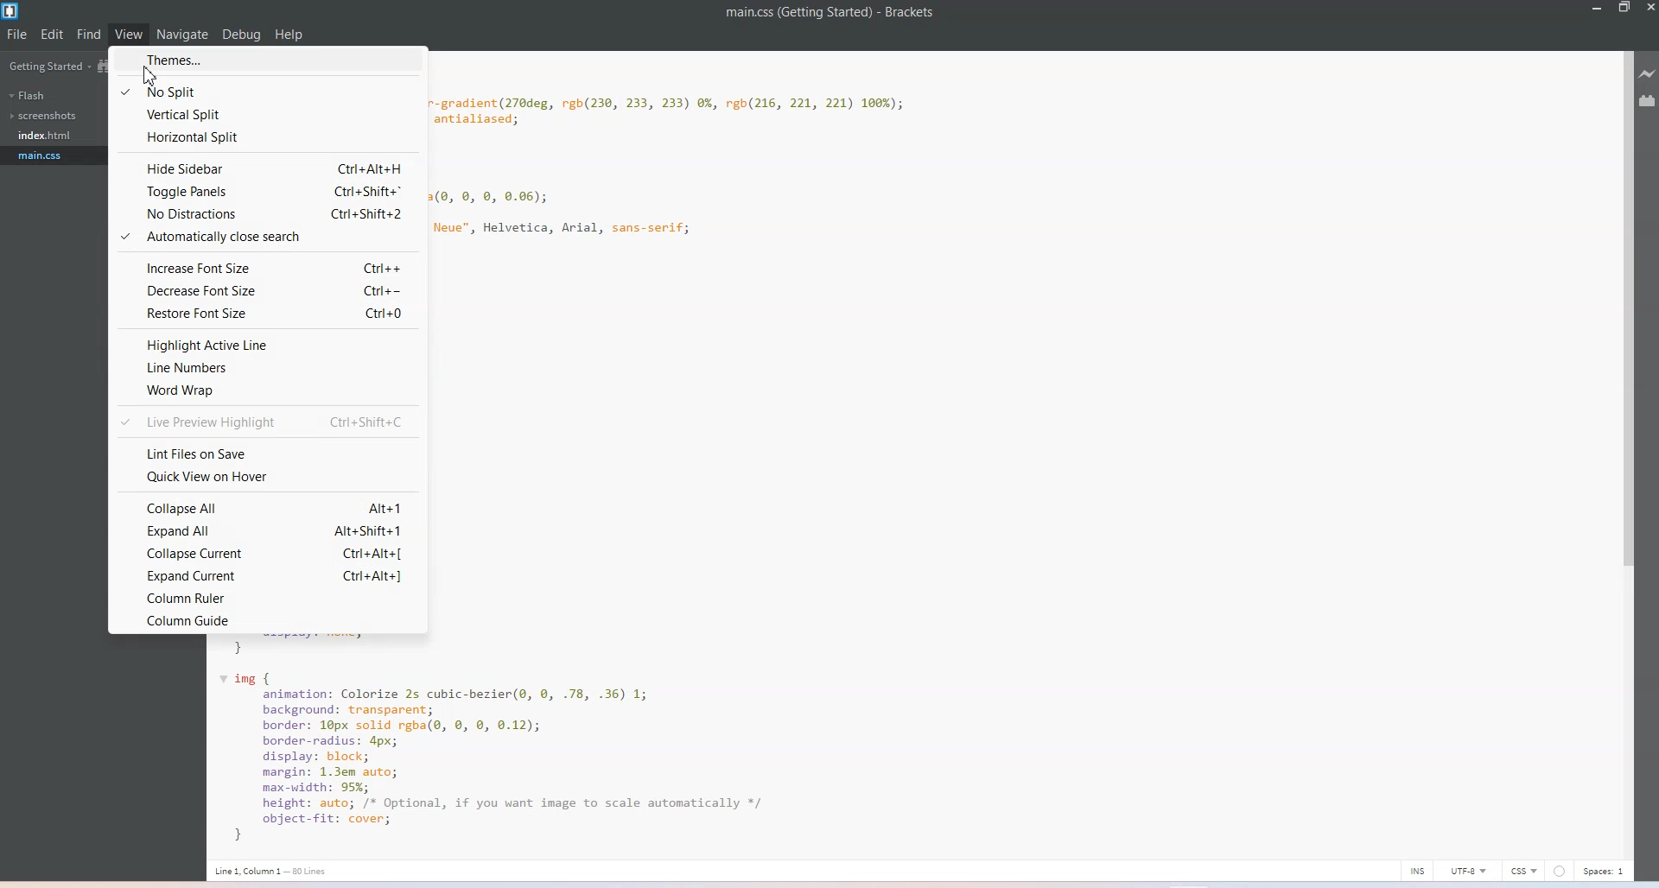 This screenshot has height=888, width=1659. Describe the element at coordinates (17, 35) in the screenshot. I see `File` at that location.